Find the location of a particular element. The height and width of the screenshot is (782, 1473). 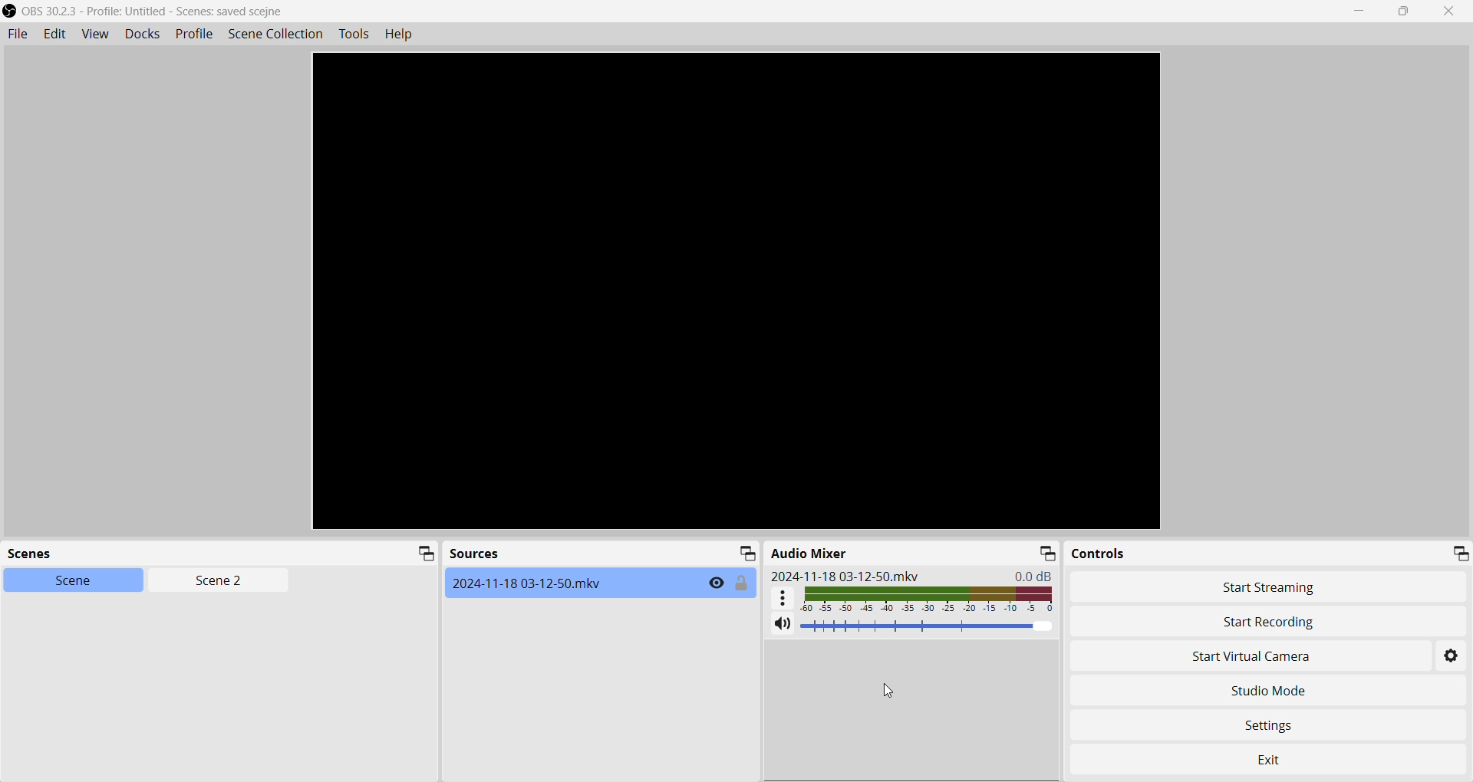

2024-11-18 03-12-50.mkv is located at coordinates (845, 576).